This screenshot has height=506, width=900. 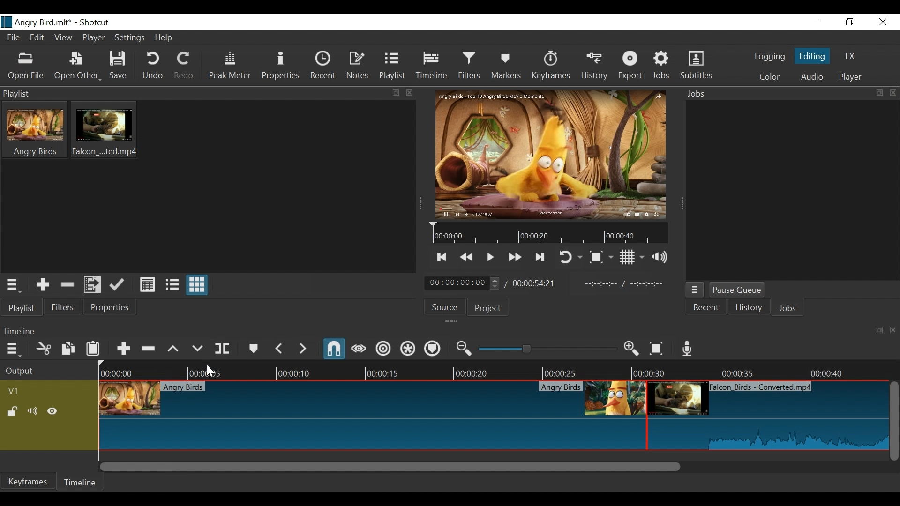 I want to click on Restore, so click(x=850, y=22).